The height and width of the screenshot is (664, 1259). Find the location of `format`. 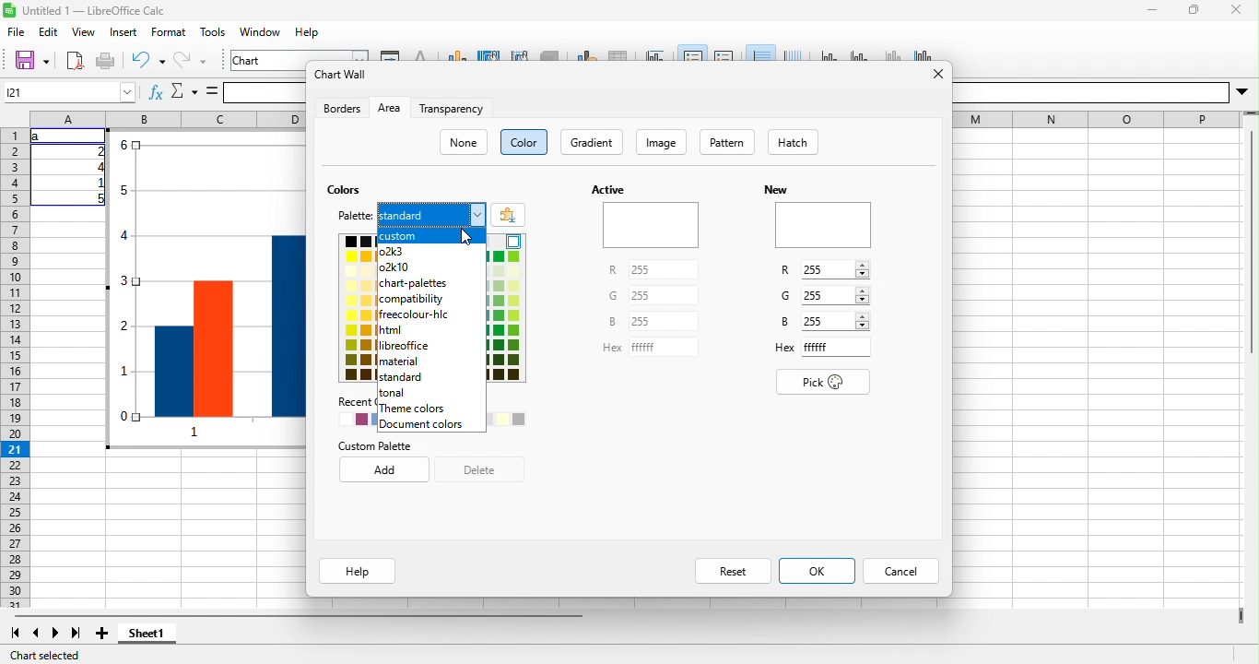

format is located at coordinates (169, 31).